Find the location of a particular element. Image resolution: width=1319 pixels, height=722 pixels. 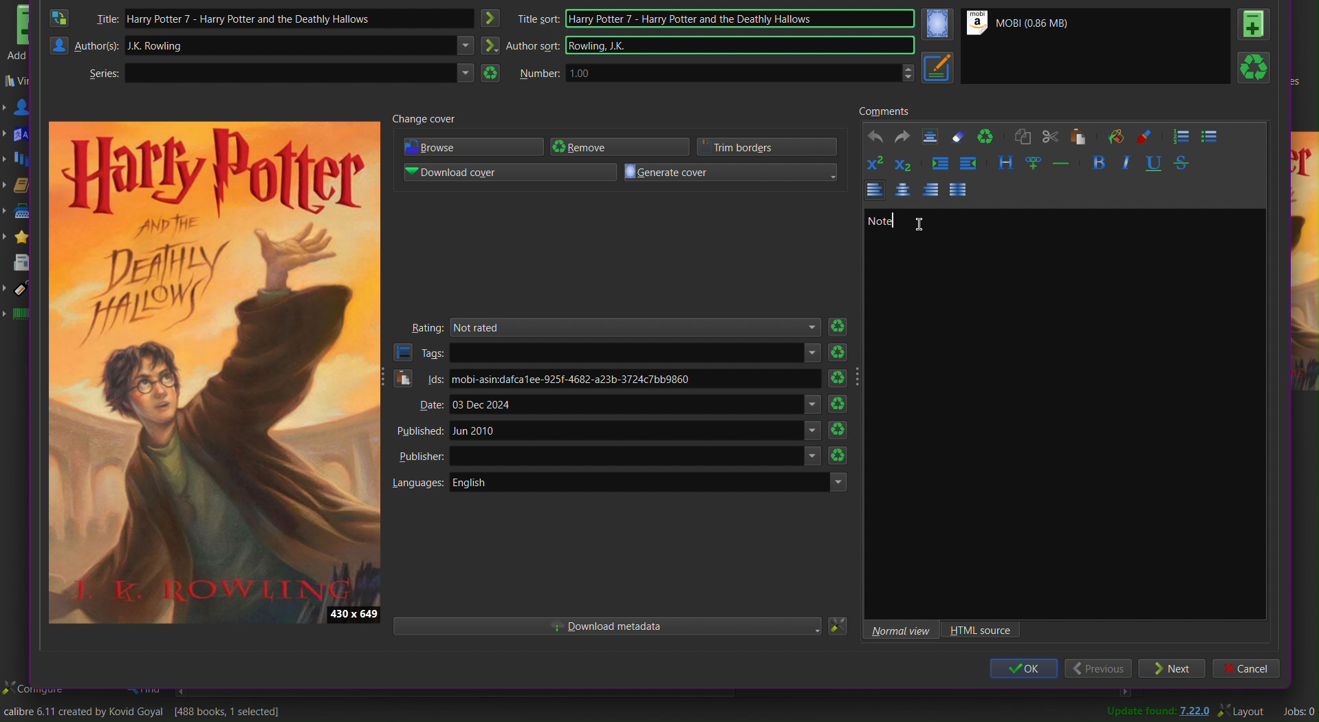

03 Dec 2024 is located at coordinates (638, 406).